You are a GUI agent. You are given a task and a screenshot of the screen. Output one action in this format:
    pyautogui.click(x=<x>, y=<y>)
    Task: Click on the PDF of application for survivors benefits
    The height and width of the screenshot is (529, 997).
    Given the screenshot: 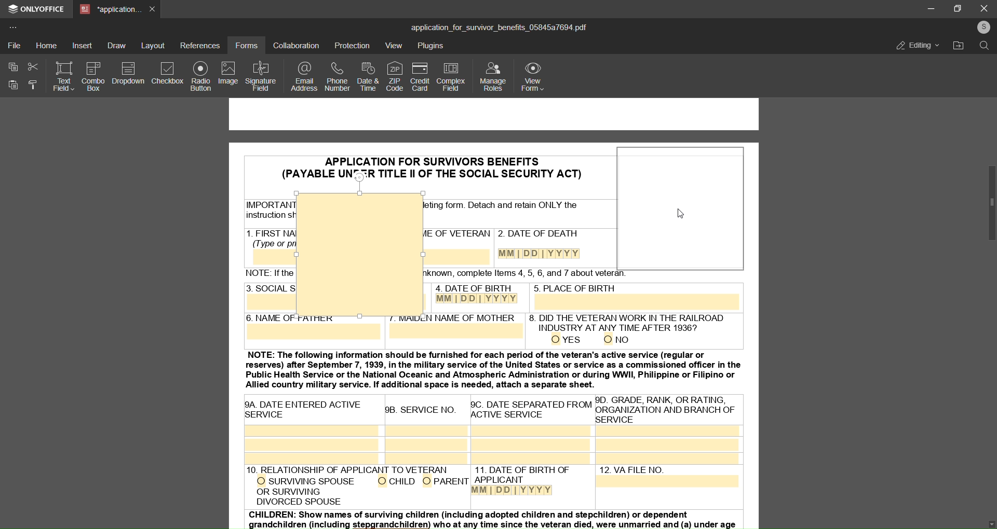 What is the action you would take?
    pyautogui.click(x=494, y=428)
    